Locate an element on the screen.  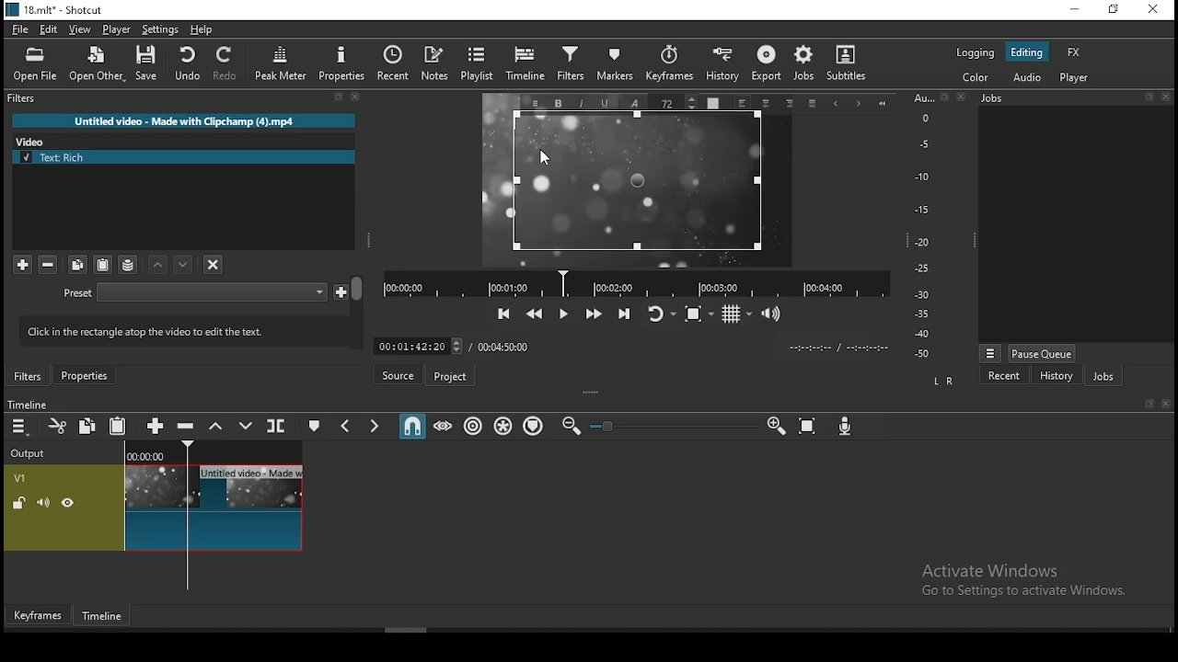
text box is located at coordinates (638, 183).